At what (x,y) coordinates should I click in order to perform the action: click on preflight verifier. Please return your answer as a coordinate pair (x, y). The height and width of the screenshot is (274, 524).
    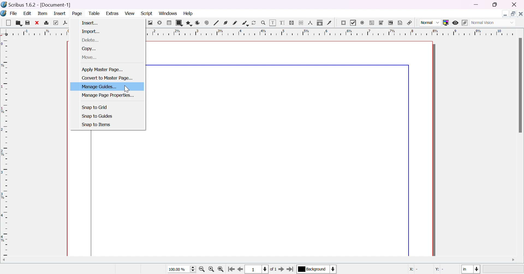
    Looking at the image, I should click on (58, 22).